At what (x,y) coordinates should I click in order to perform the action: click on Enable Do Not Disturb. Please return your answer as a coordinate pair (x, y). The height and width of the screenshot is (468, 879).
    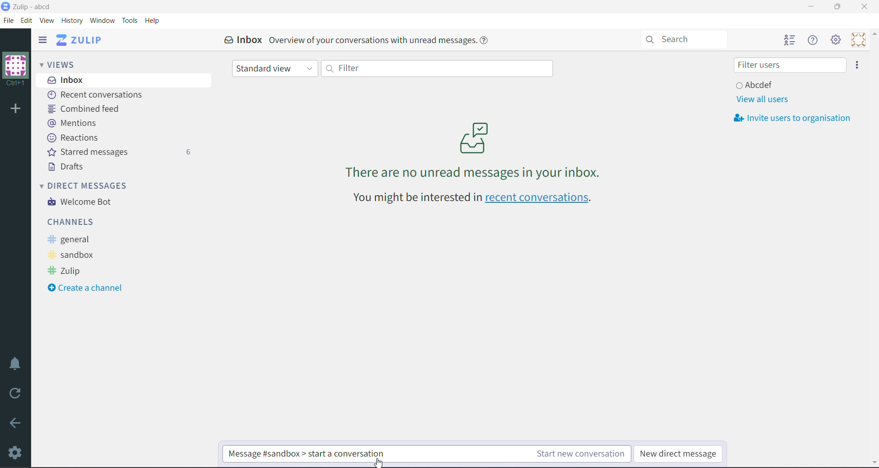
    Looking at the image, I should click on (16, 364).